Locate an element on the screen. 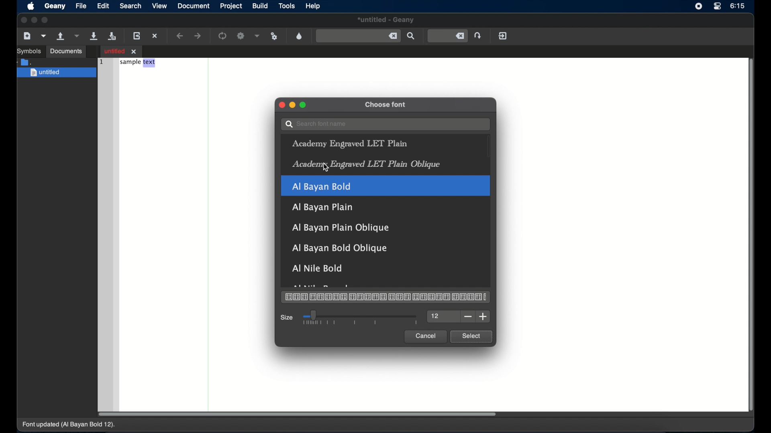 This screenshot has height=433, width=771. choose more build actions is located at coordinates (257, 36).